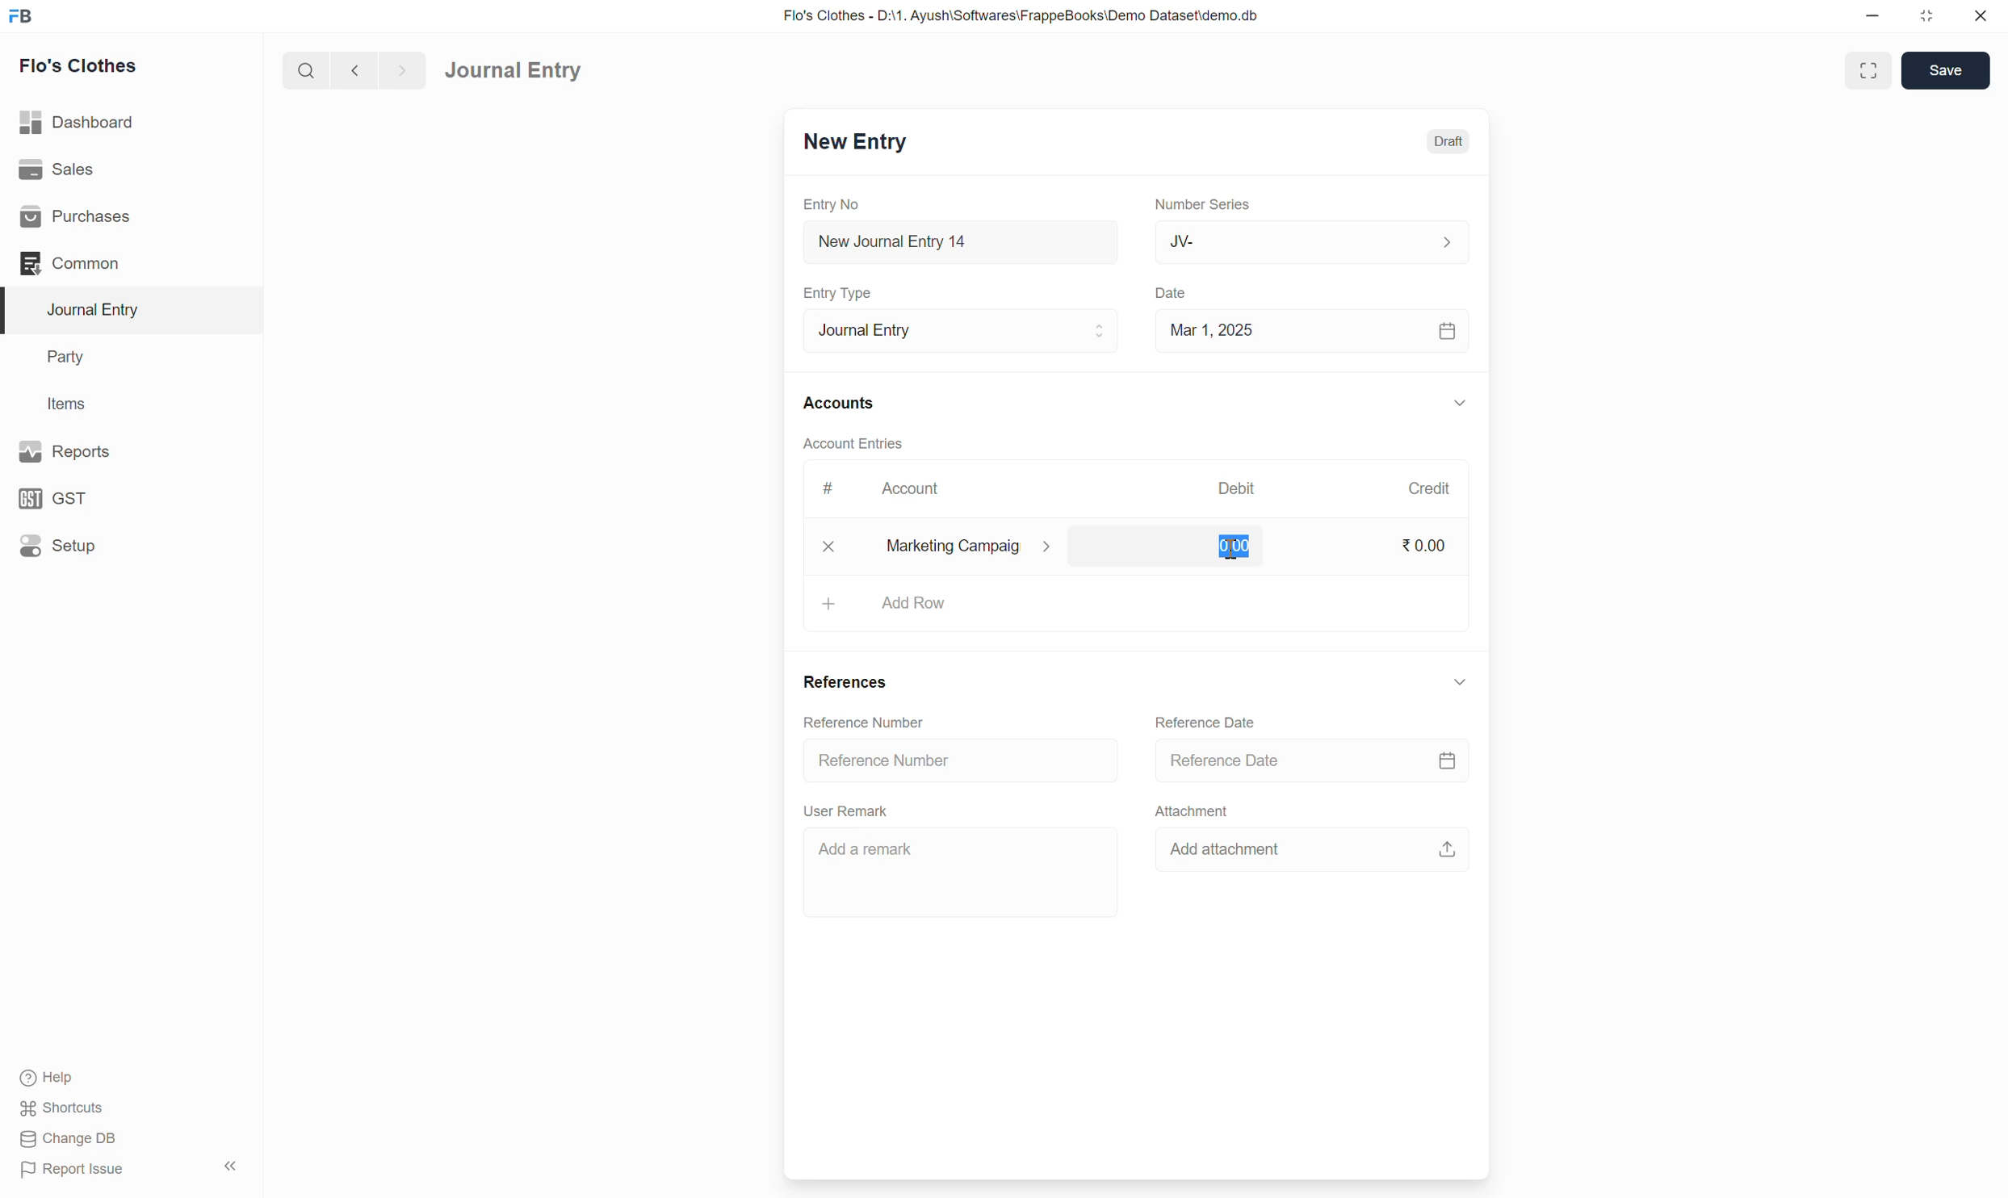  I want to click on forward, so click(399, 71).